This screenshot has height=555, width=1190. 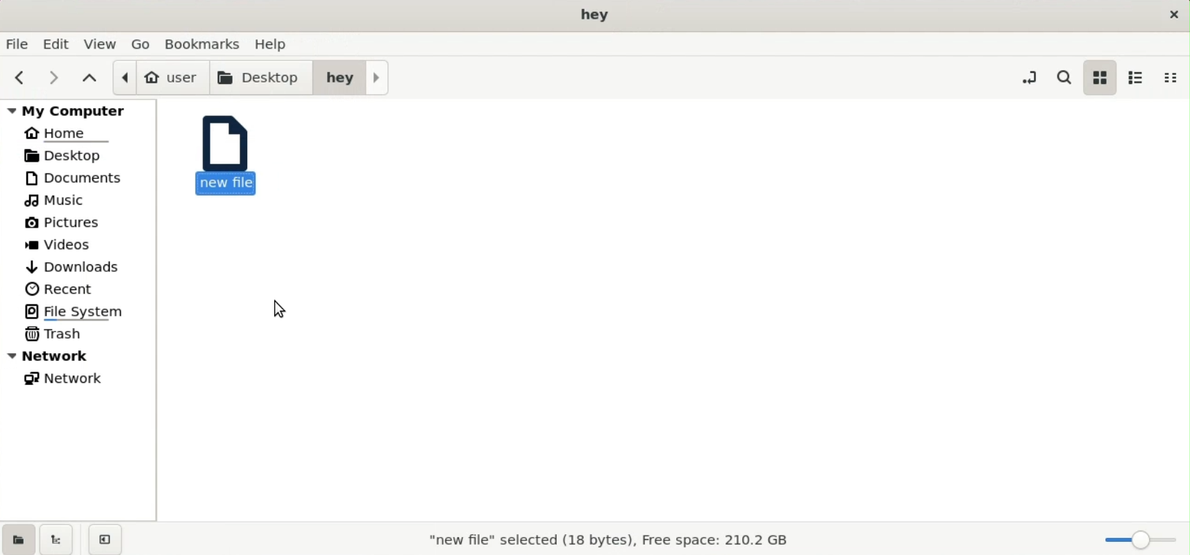 What do you see at coordinates (69, 225) in the screenshot?
I see `pictures` at bounding box center [69, 225].